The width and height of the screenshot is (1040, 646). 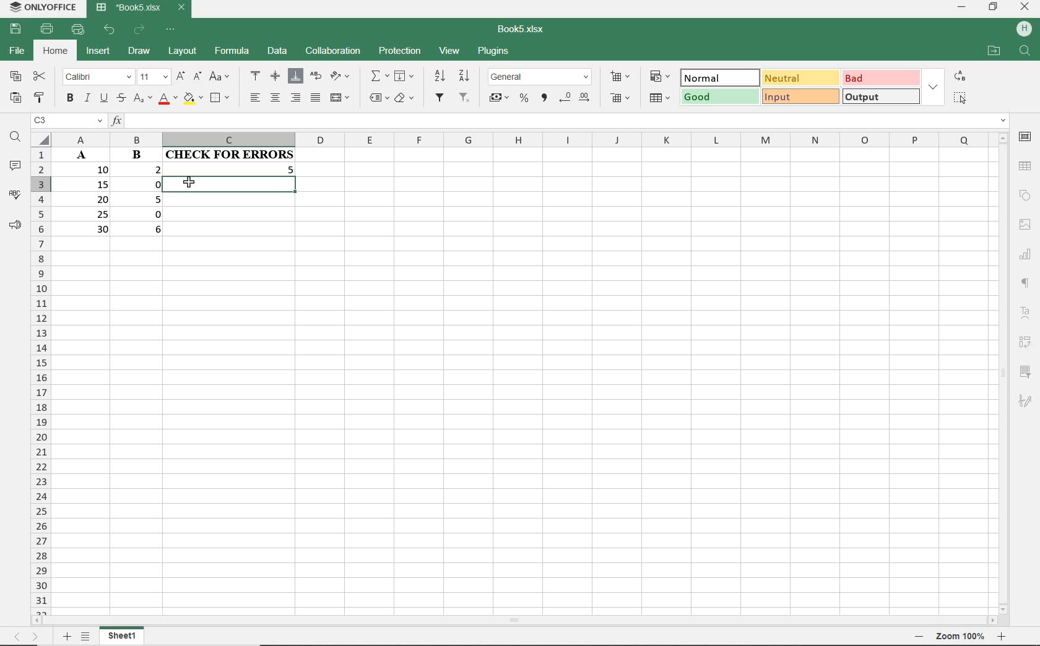 What do you see at coordinates (1026, 283) in the screenshot?
I see `PARAGRAPH SETTINGS` at bounding box center [1026, 283].